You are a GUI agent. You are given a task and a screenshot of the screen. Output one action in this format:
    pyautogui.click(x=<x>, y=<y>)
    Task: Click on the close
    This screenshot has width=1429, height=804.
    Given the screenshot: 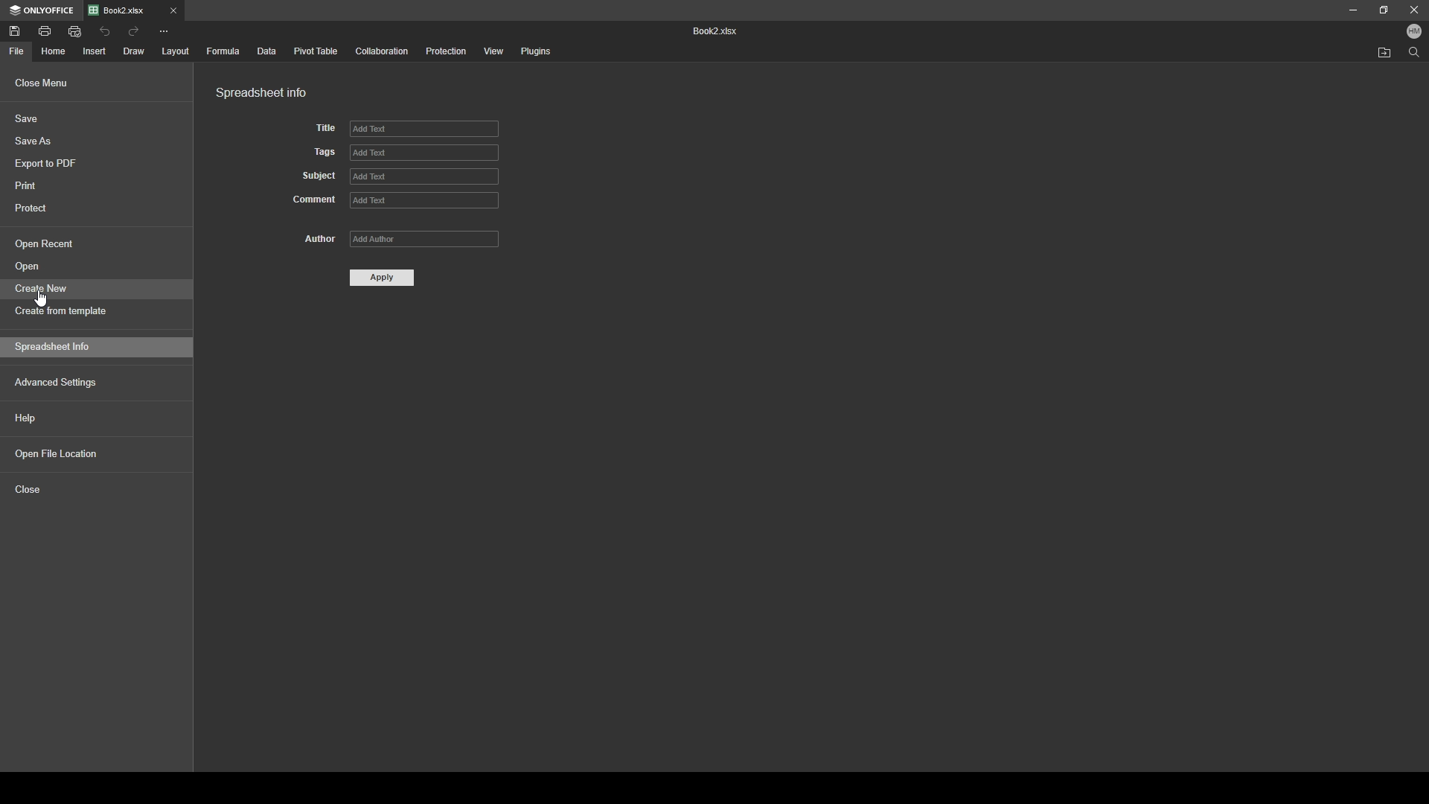 What is the action you would take?
    pyautogui.click(x=1413, y=10)
    